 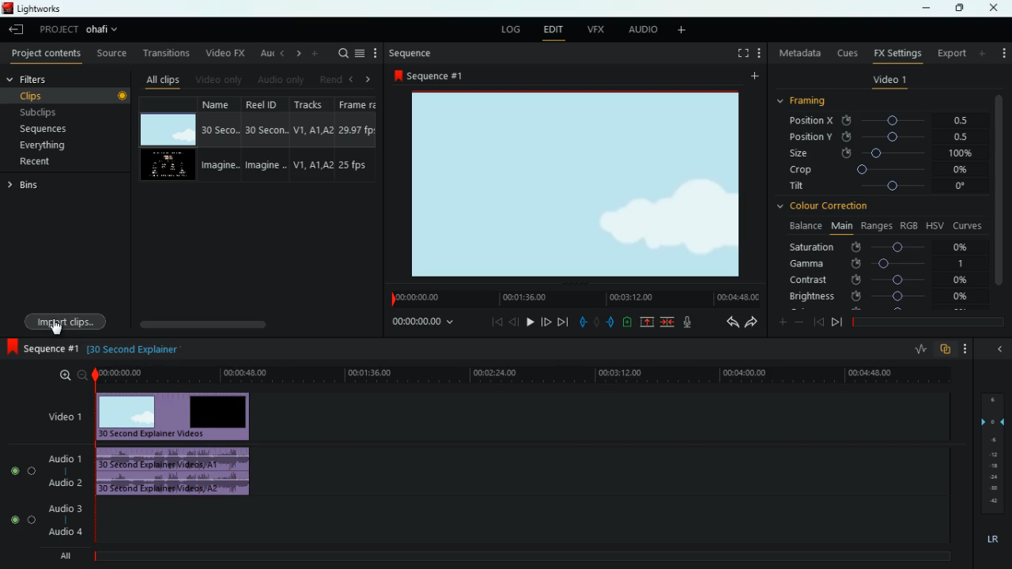 I want to click on import clips, so click(x=68, y=319).